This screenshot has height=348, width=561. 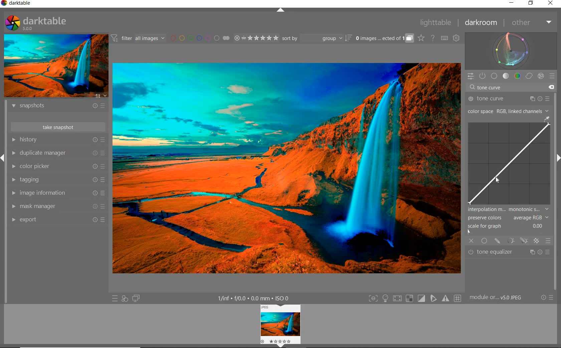 I want to click on CLICK TO CHANGE THE OVERLAYS SHOWN ON THUMBNAILS, so click(x=421, y=38).